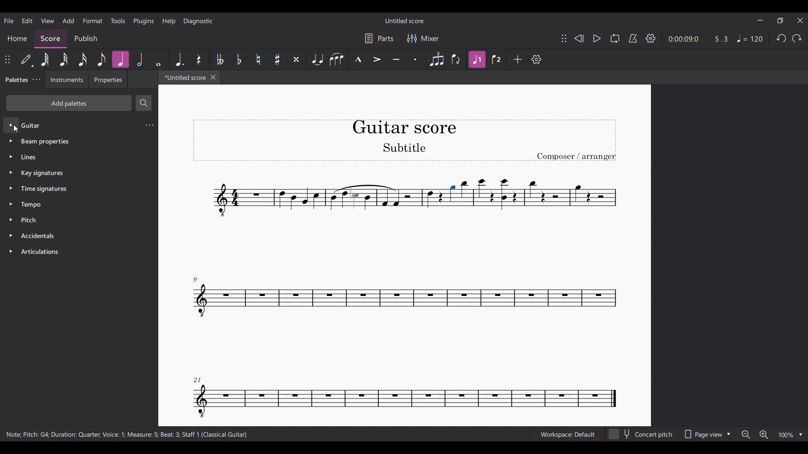 The height and width of the screenshot is (454, 808). I want to click on Description of current selection, so click(127, 434).